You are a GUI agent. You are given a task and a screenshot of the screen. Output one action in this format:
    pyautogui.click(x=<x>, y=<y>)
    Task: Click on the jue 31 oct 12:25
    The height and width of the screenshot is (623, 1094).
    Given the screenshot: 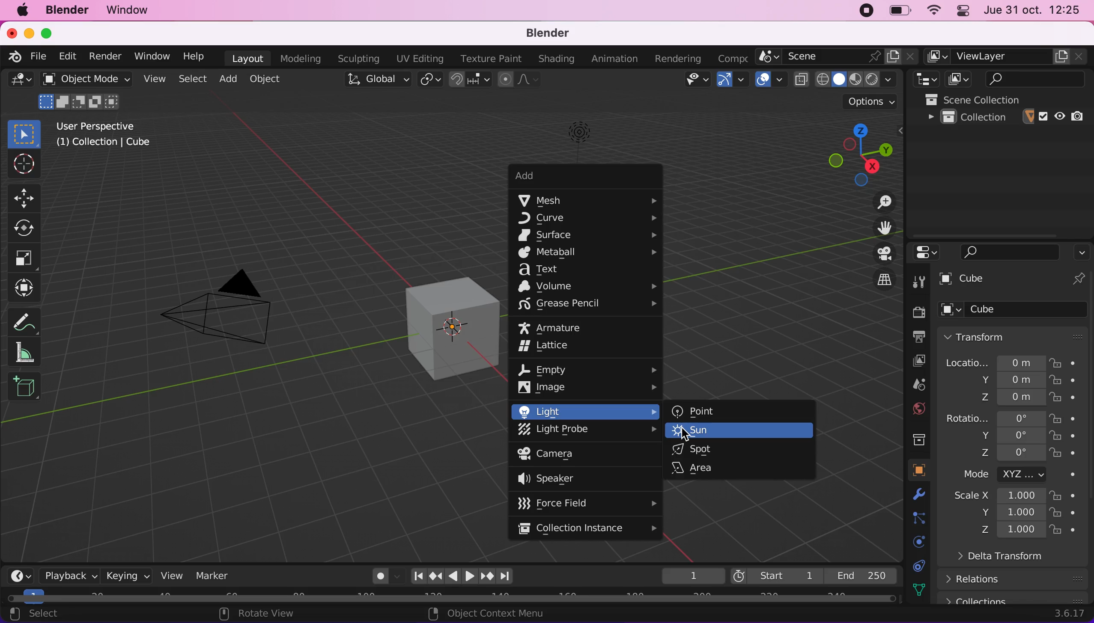 What is the action you would take?
    pyautogui.click(x=1034, y=11)
    